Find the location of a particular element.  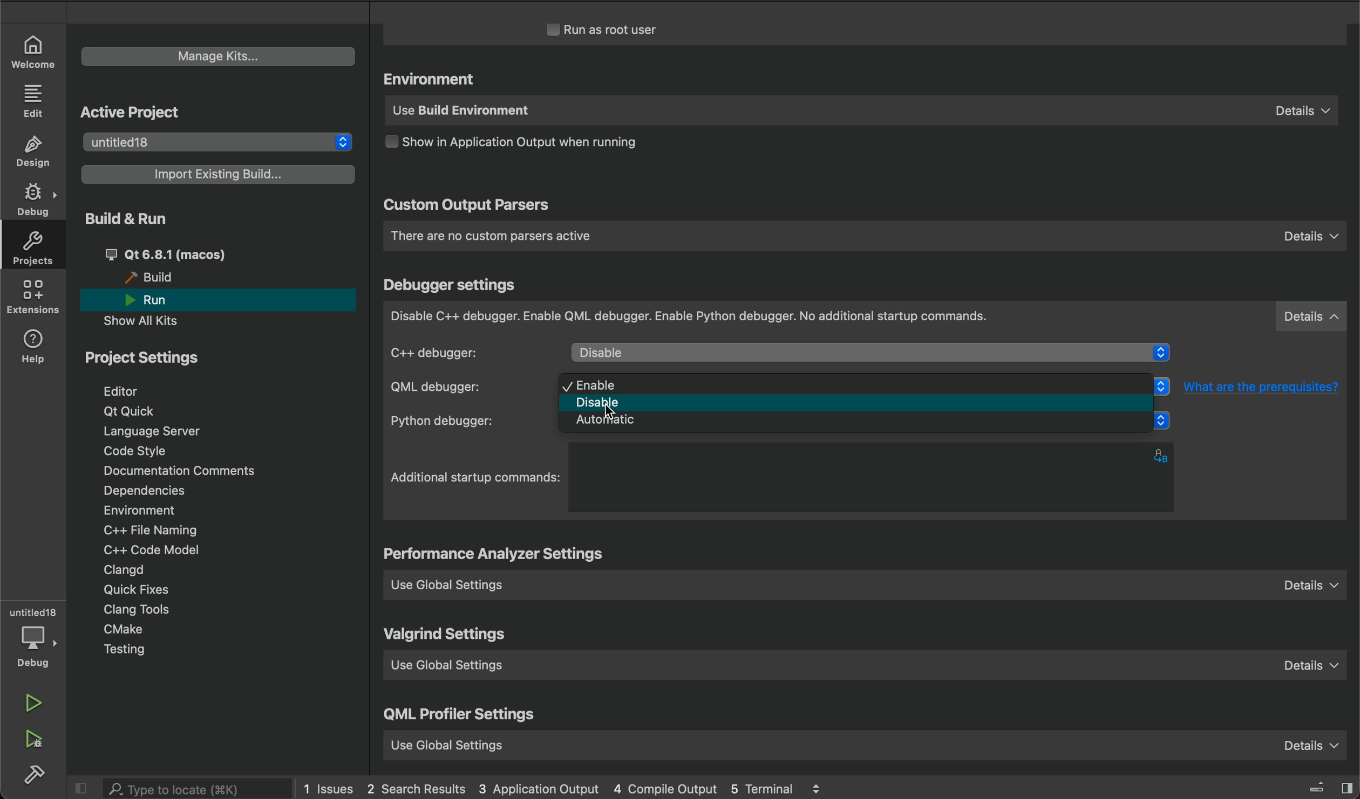

WELCOME is located at coordinates (33, 51).